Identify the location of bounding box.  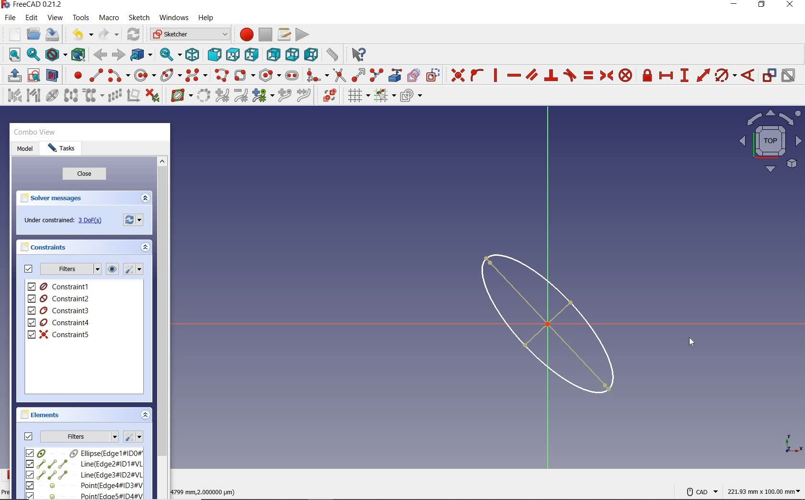
(79, 54).